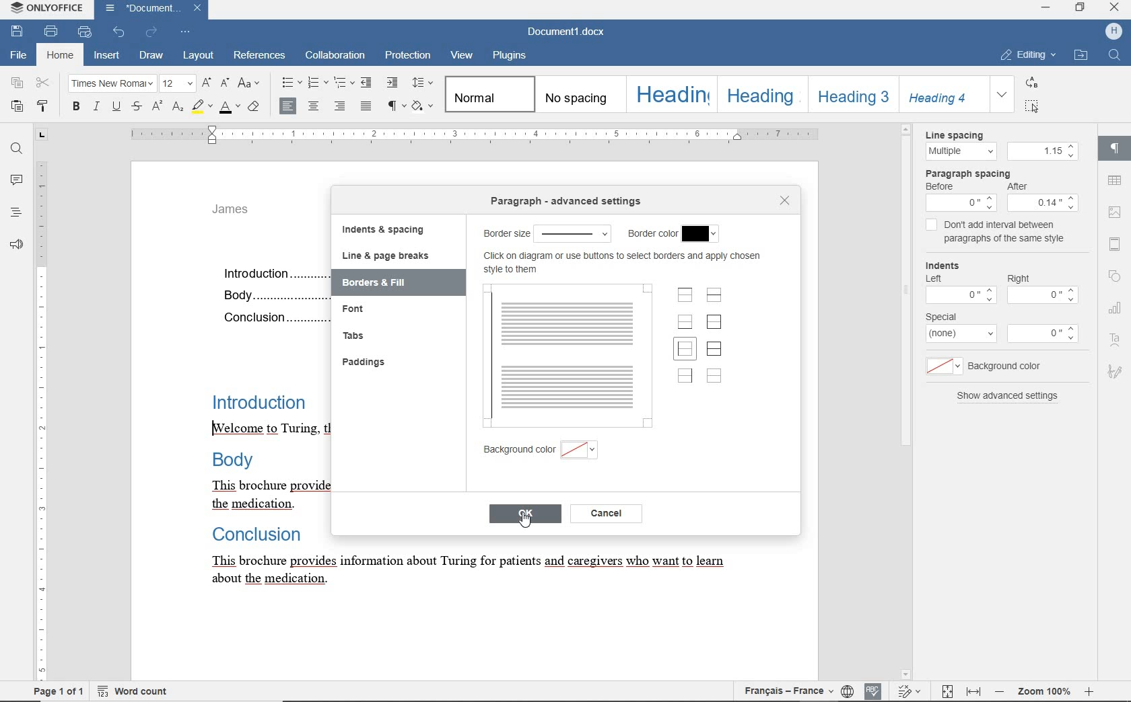 The width and height of the screenshot is (1131, 702). Describe the element at coordinates (1001, 693) in the screenshot. I see `zoom out` at that location.